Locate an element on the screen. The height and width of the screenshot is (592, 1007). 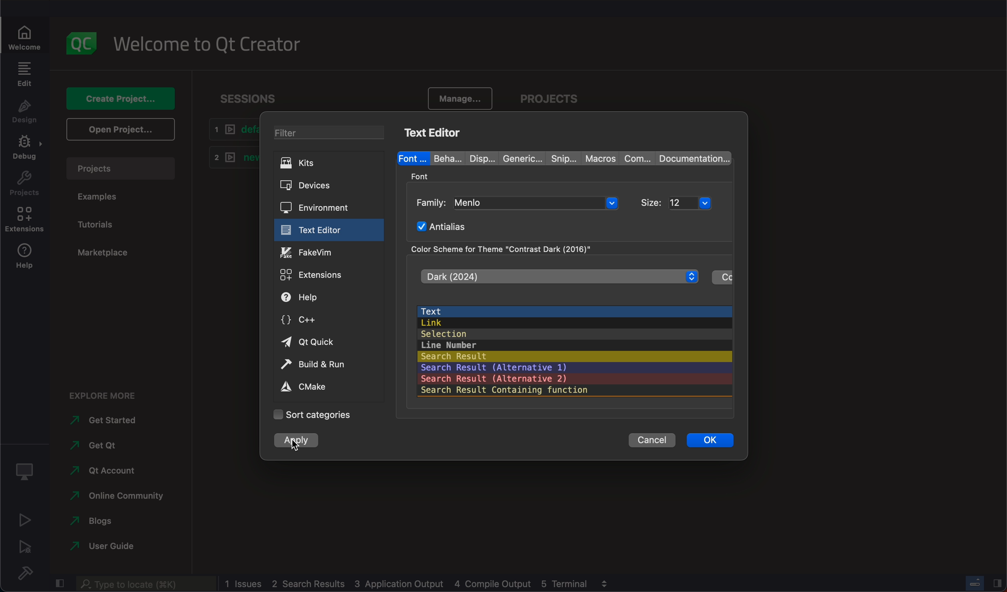
dark 2024 is located at coordinates (559, 276).